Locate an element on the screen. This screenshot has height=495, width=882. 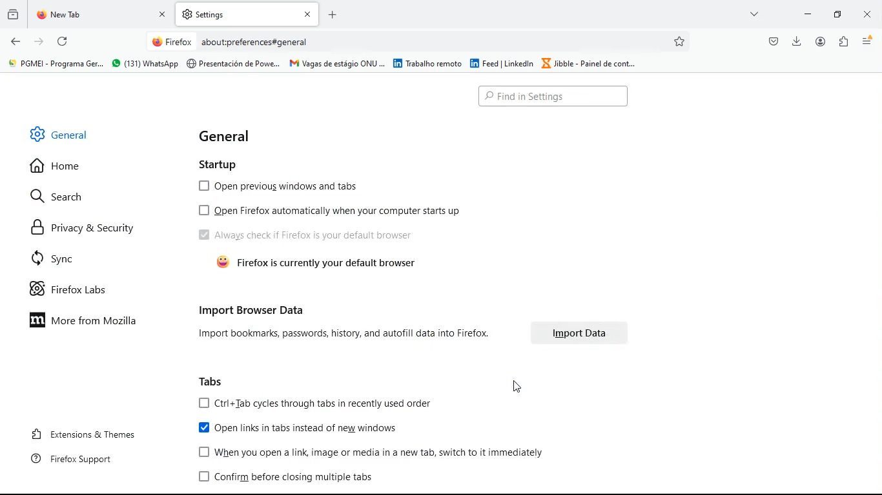
Add new tab is located at coordinates (333, 15).